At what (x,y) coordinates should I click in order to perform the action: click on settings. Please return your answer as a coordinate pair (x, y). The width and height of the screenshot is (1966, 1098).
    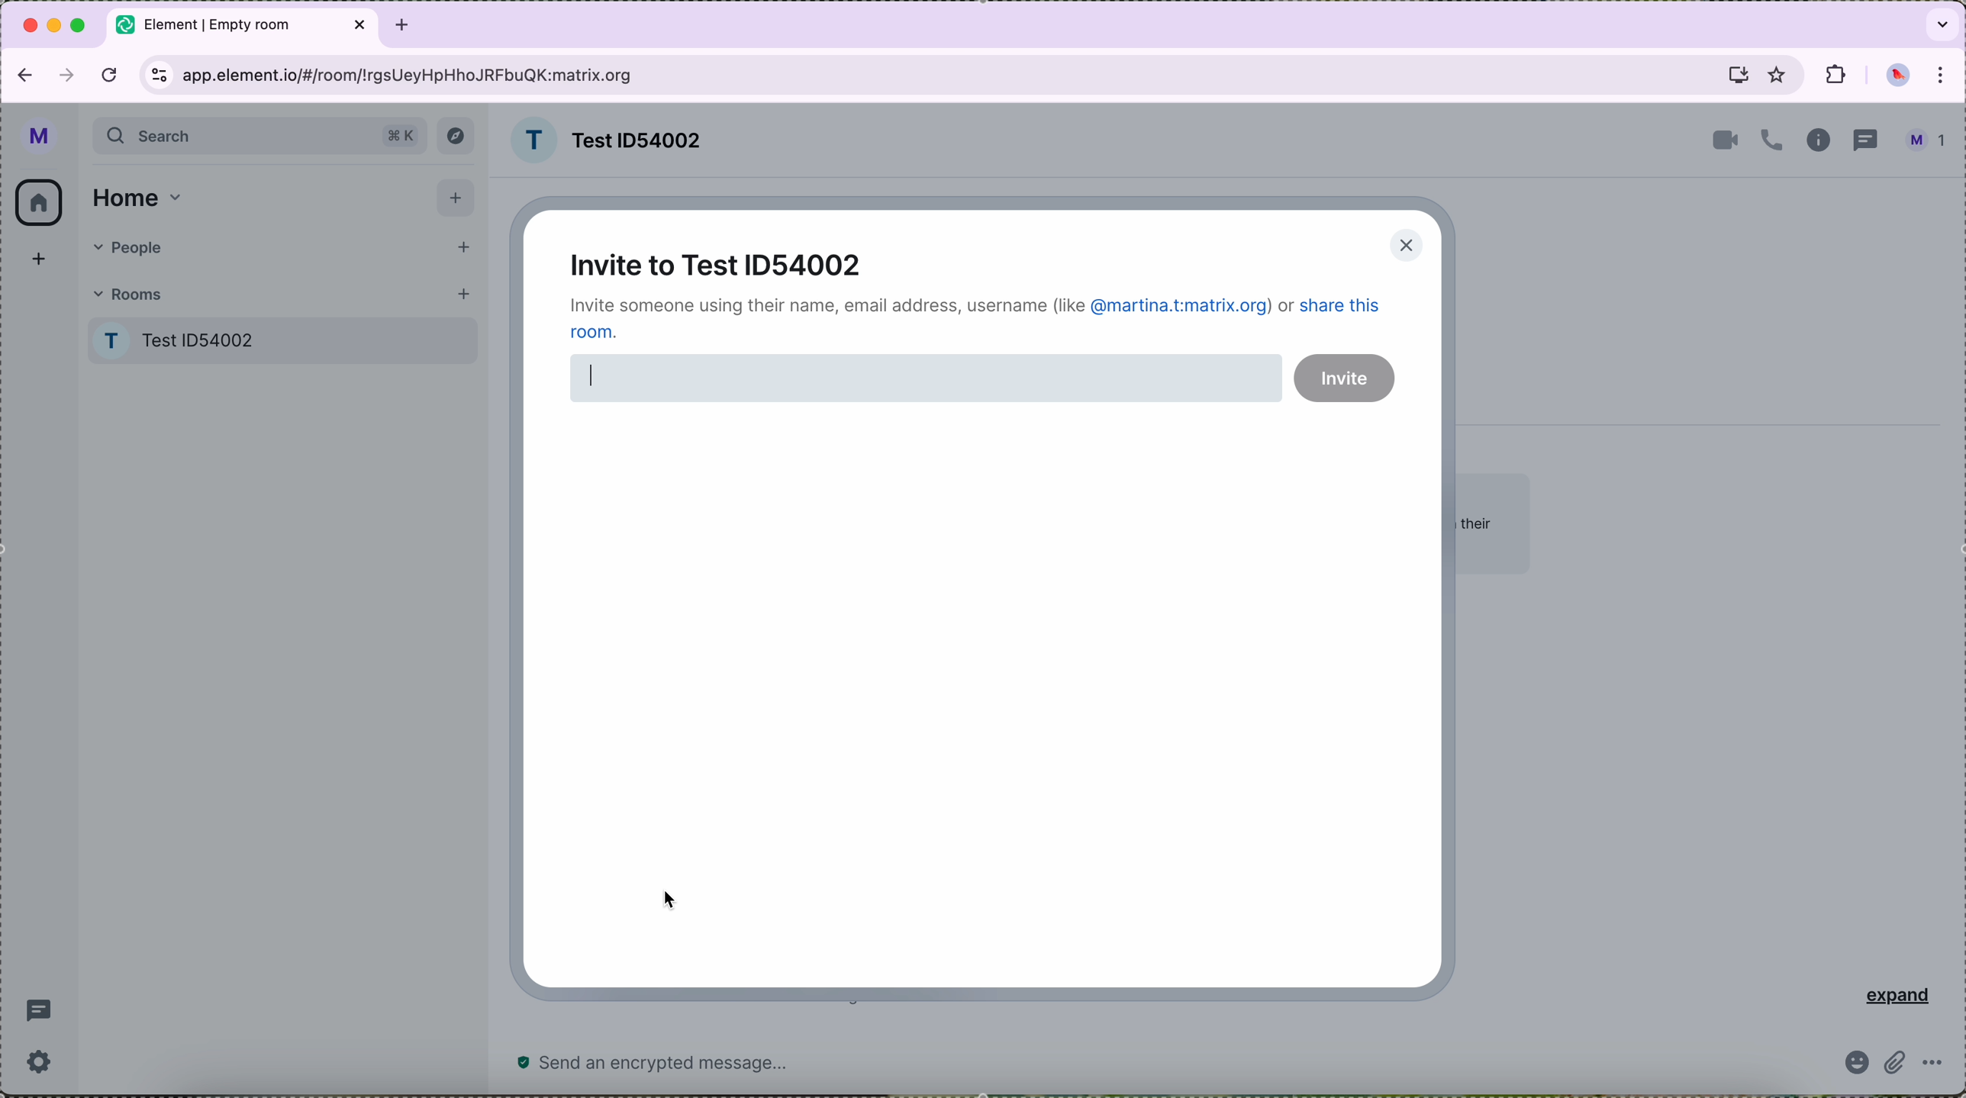
    Looking at the image, I should click on (40, 1061).